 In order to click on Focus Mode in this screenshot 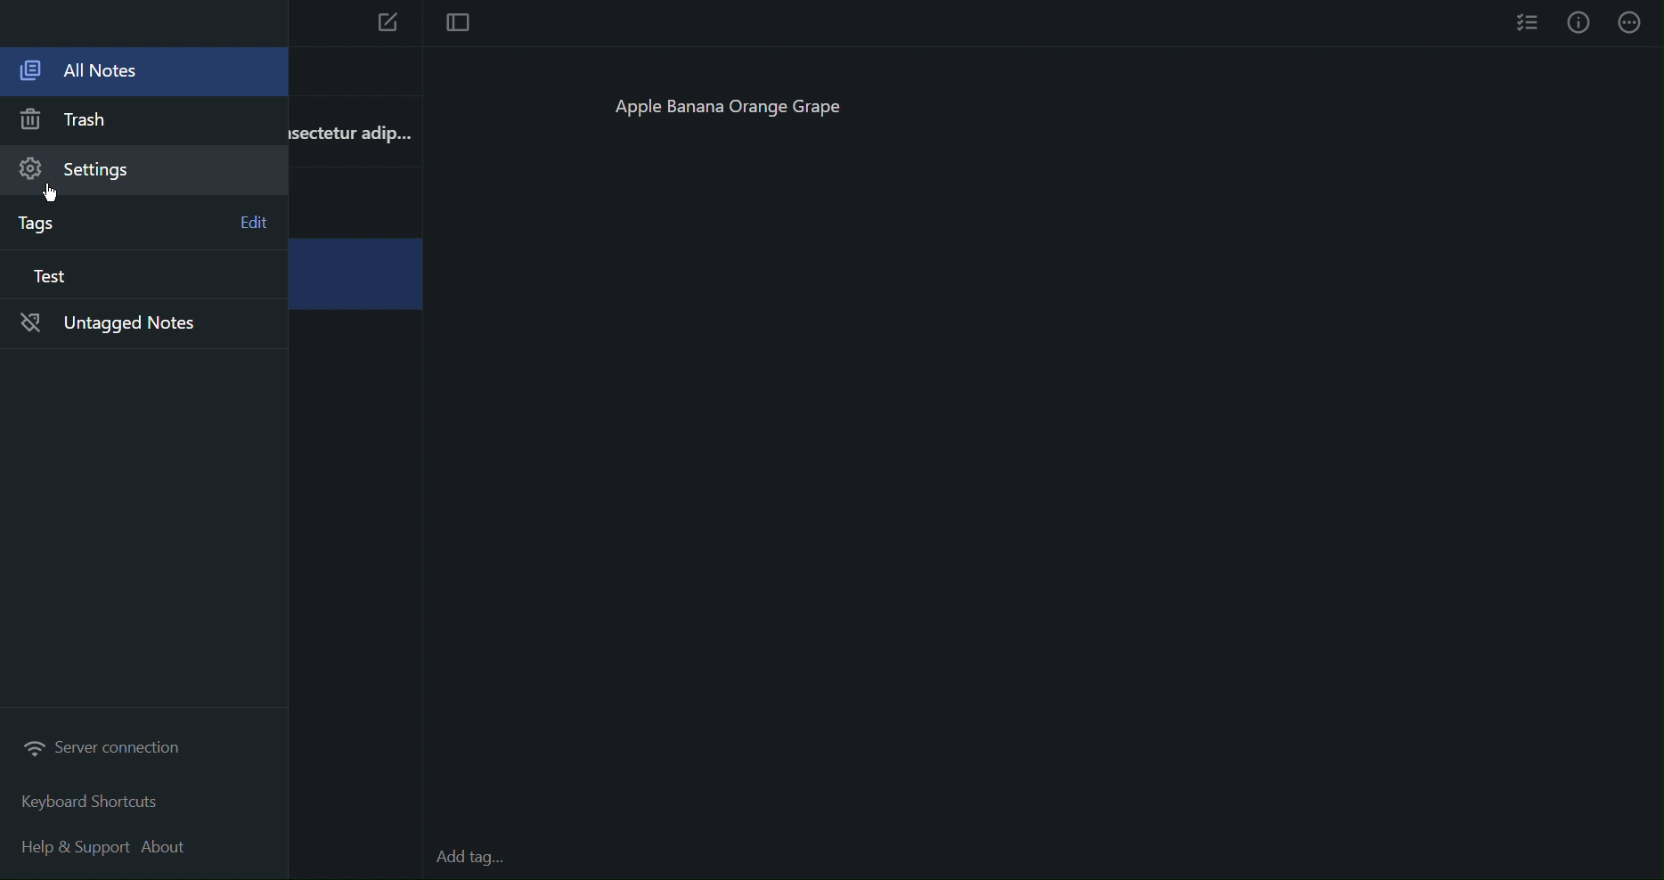, I will do `click(456, 24)`.